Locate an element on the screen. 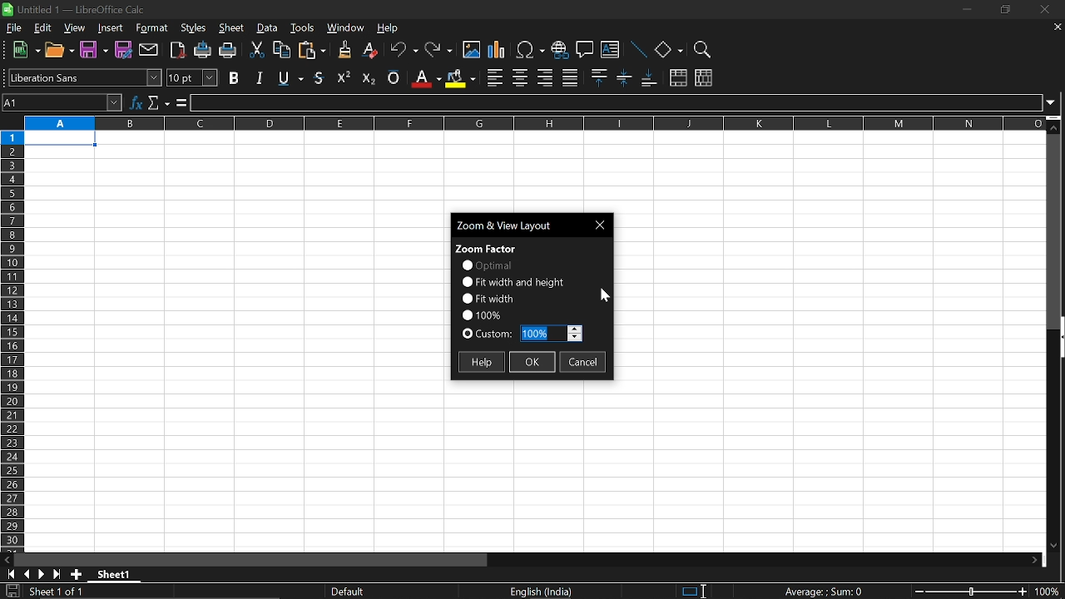 This screenshot has height=599, width=1065. format is located at coordinates (151, 29).